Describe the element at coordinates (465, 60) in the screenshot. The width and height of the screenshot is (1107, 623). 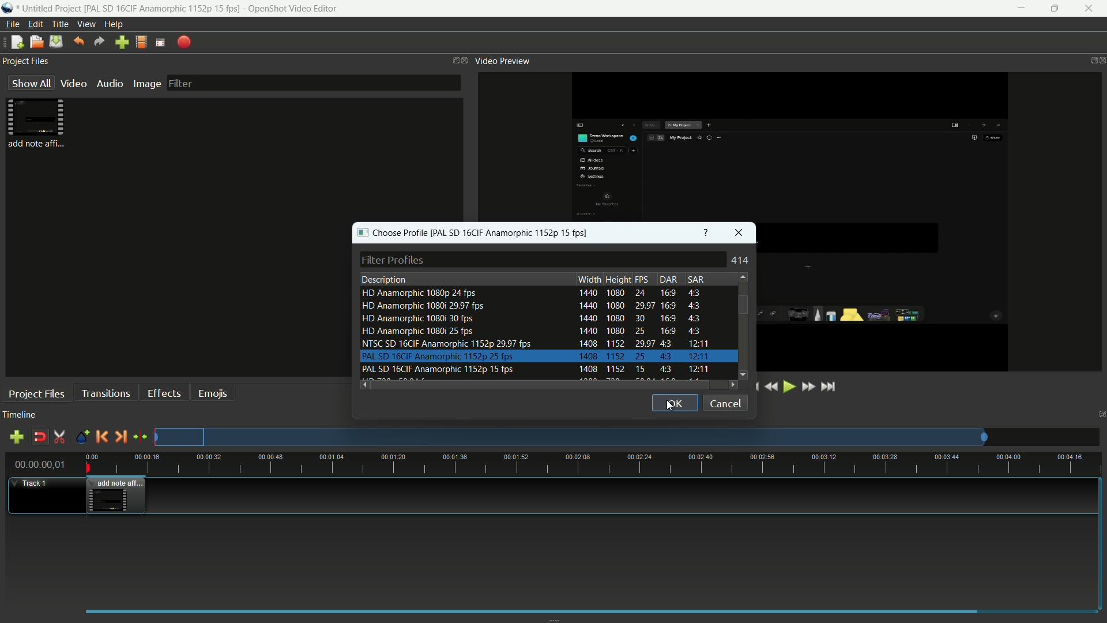
I see `close project files` at that location.